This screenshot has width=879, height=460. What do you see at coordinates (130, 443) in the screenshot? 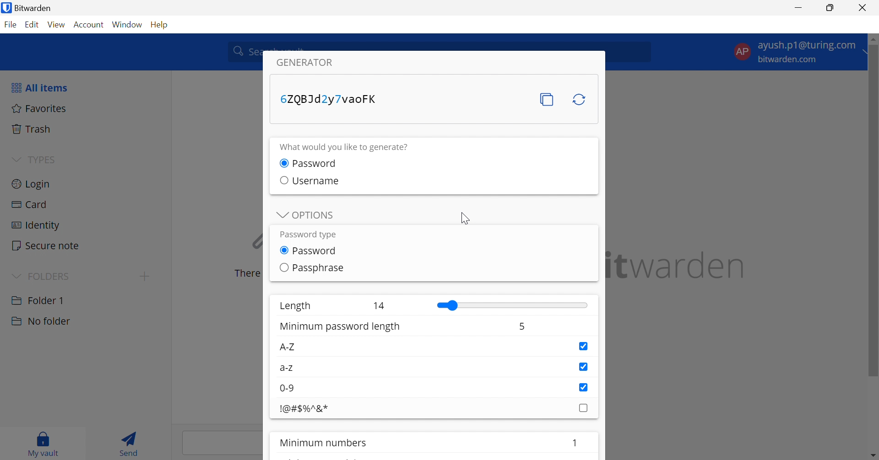
I see `Send` at bounding box center [130, 443].